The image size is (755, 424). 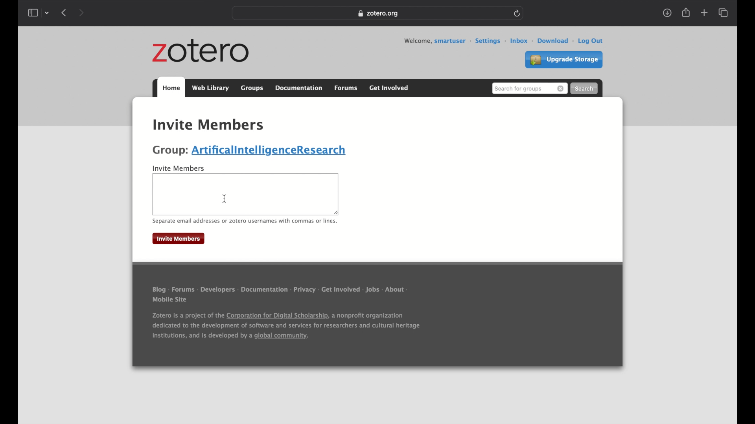 I want to click on home tab, so click(x=171, y=88).